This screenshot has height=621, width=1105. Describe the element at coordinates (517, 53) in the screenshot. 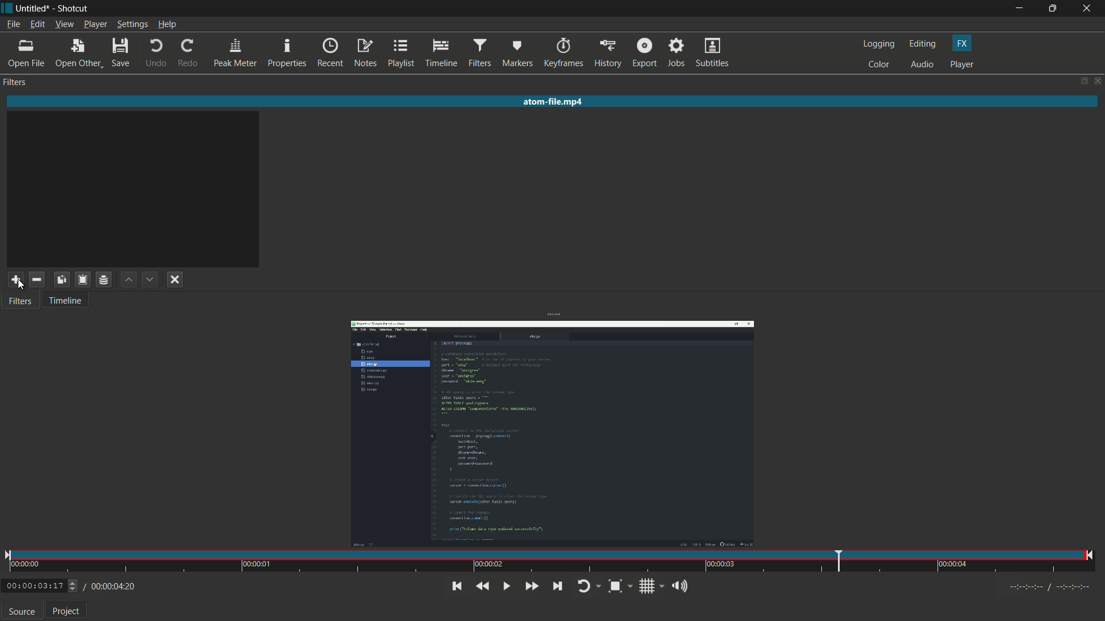

I see `markers` at that location.